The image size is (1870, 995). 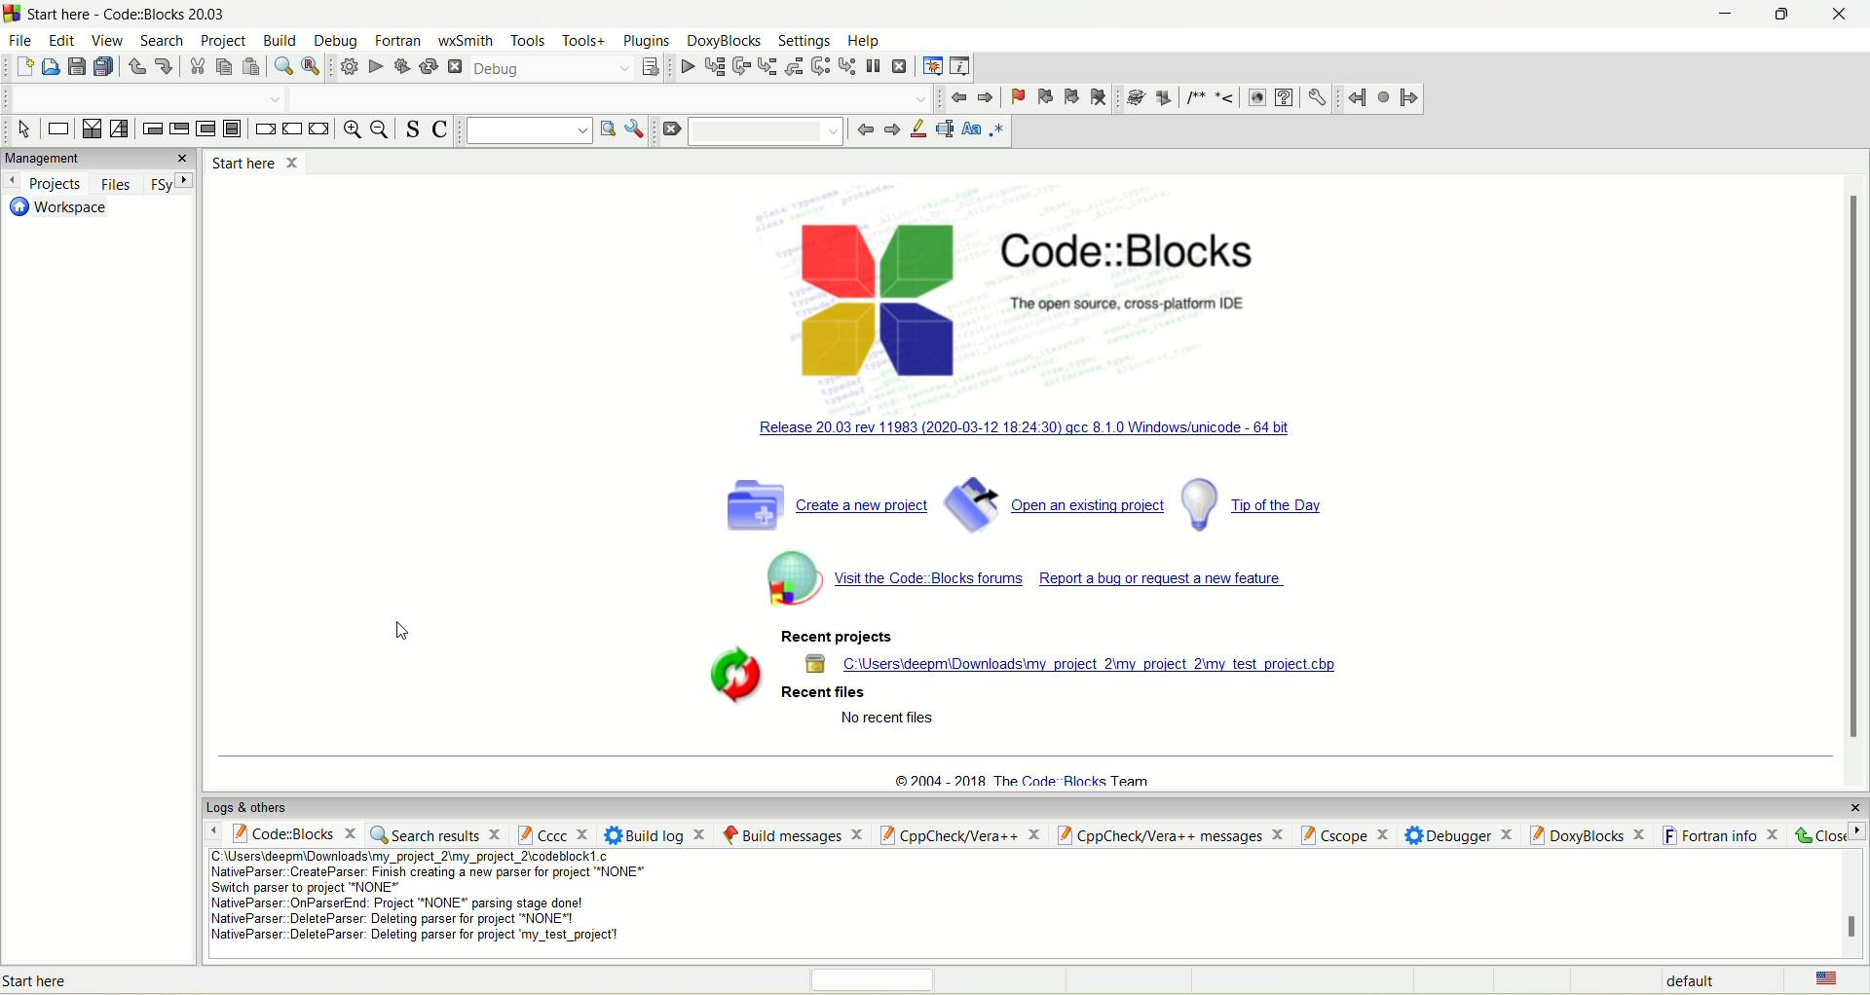 What do you see at coordinates (26, 129) in the screenshot?
I see `select` at bounding box center [26, 129].